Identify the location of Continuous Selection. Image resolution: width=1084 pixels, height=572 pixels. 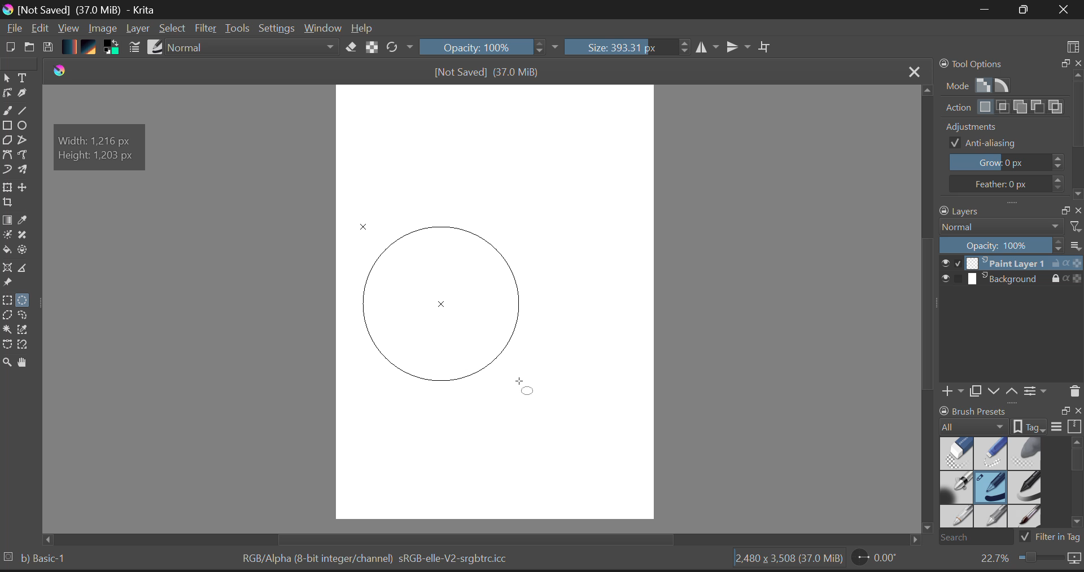
(9, 330).